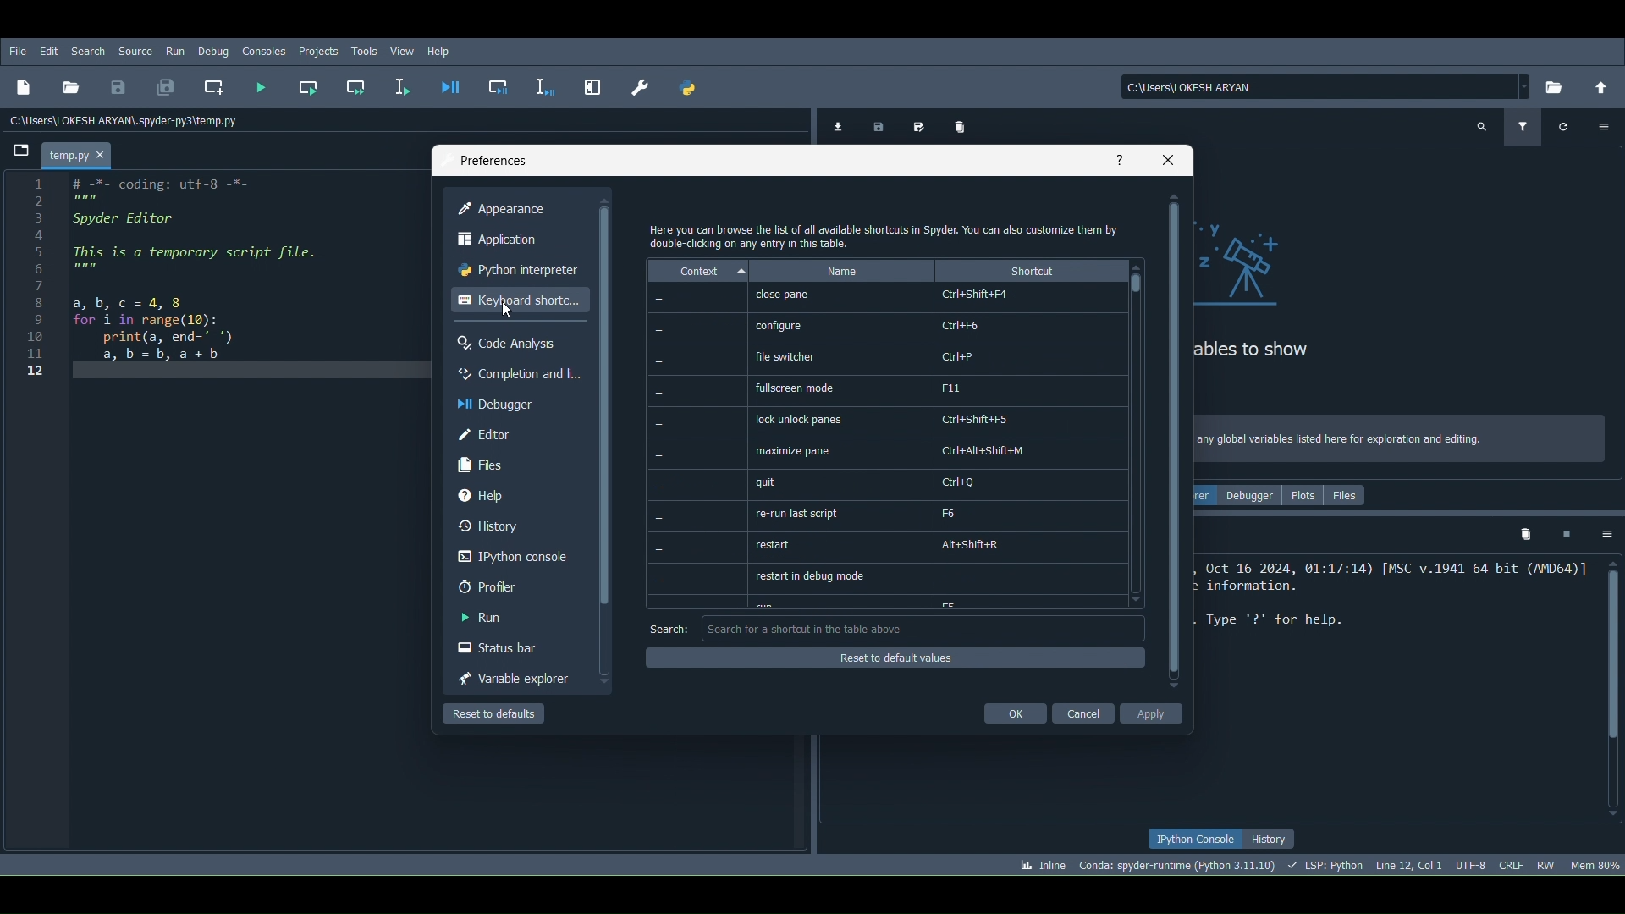 The width and height of the screenshot is (1625, 914). Describe the element at coordinates (545, 85) in the screenshot. I see `Debug selection or current line` at that location.